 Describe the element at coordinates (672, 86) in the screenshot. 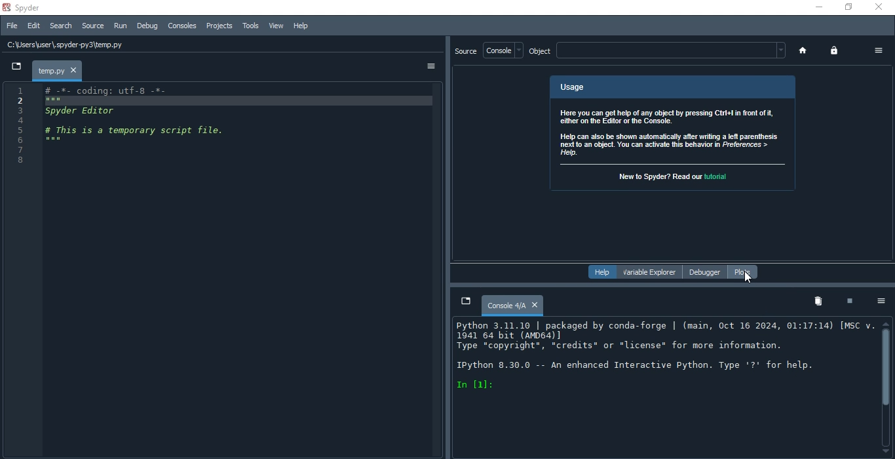

I see `usage` at that location.